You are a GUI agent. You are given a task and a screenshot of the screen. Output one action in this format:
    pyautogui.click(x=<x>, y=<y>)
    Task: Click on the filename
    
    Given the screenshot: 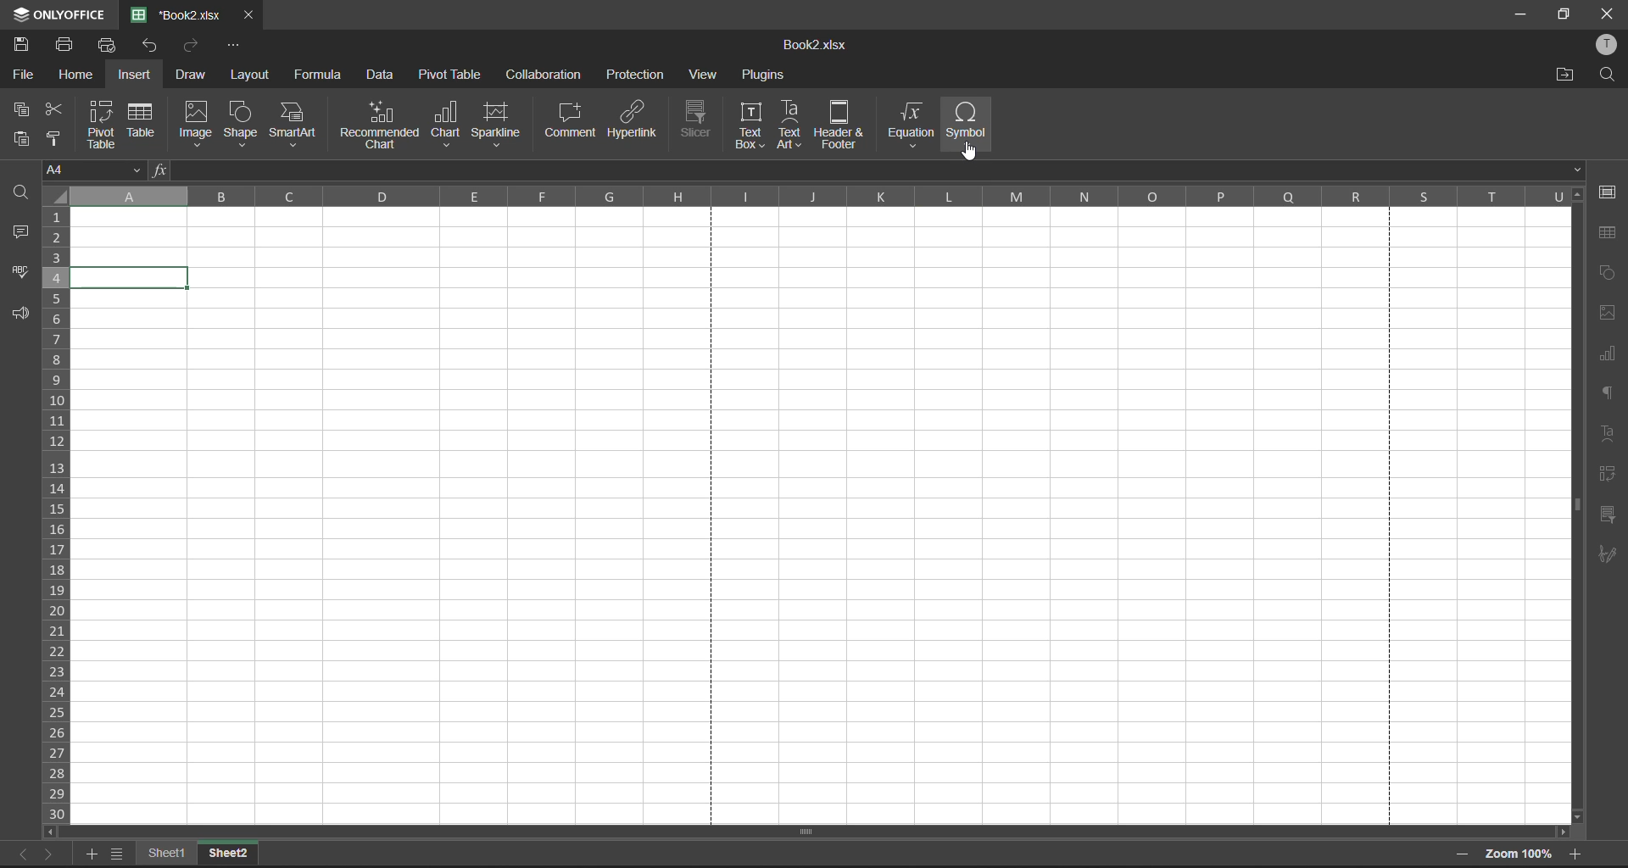 What is the action you would take?
    pyautogui.click(x=177, y=14)
    